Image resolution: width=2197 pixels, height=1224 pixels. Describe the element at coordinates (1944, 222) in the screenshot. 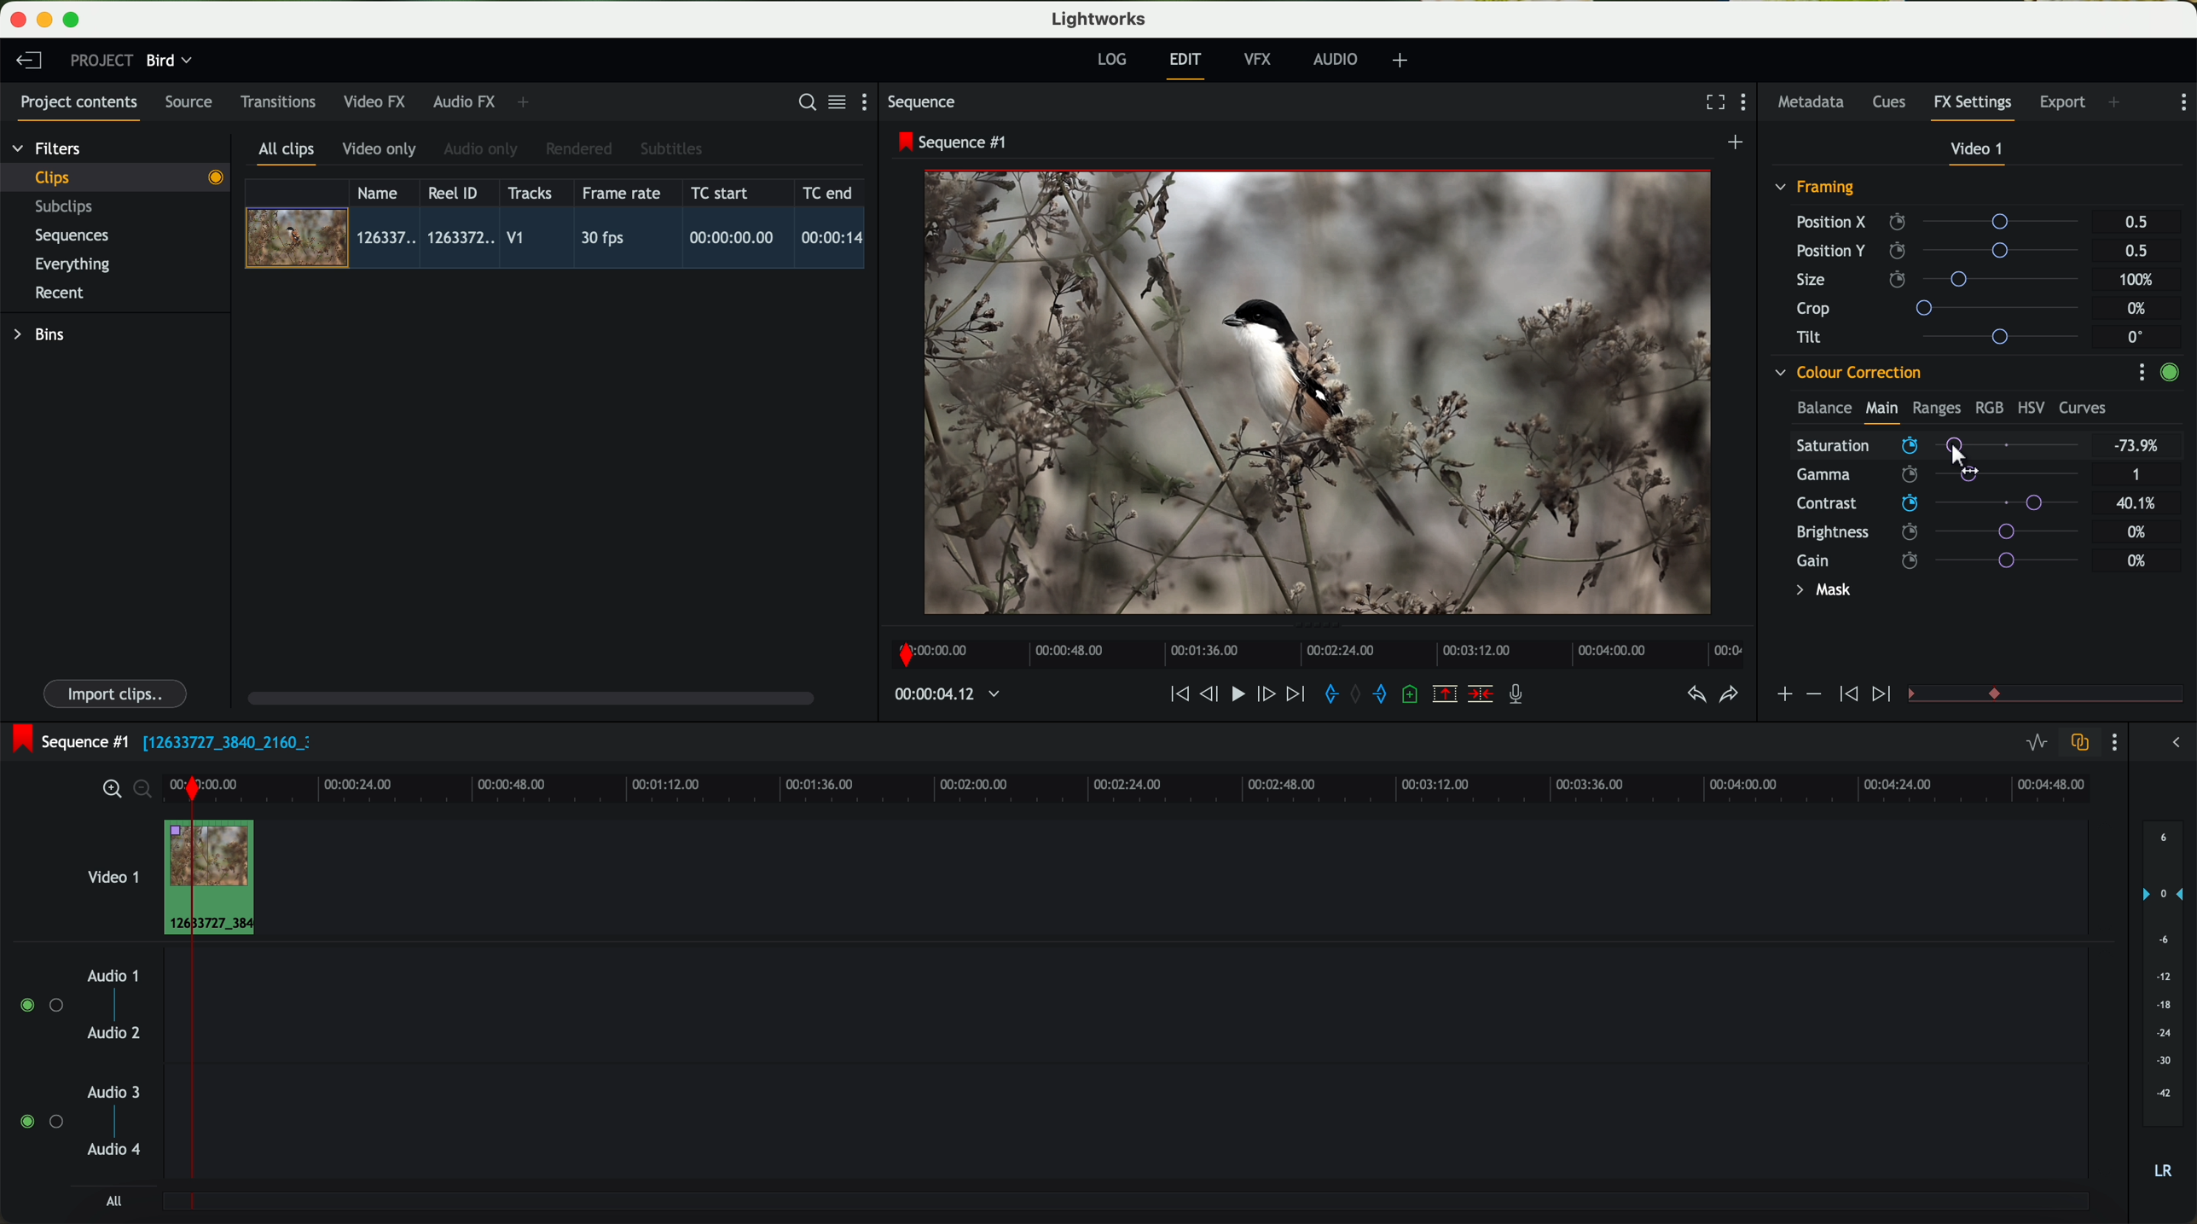

I see `position X` at that location.